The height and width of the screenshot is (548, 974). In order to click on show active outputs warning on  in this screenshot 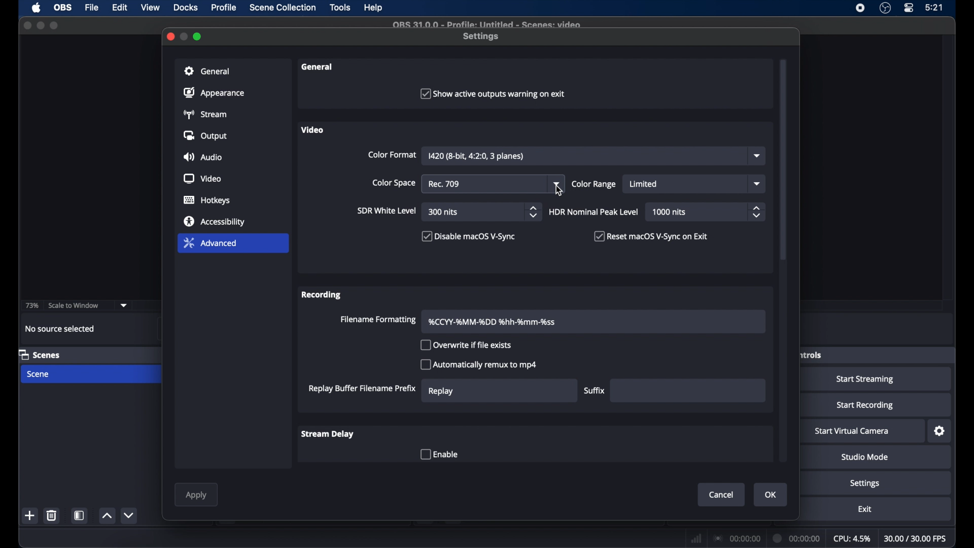, I will do `click(492, 94)`.